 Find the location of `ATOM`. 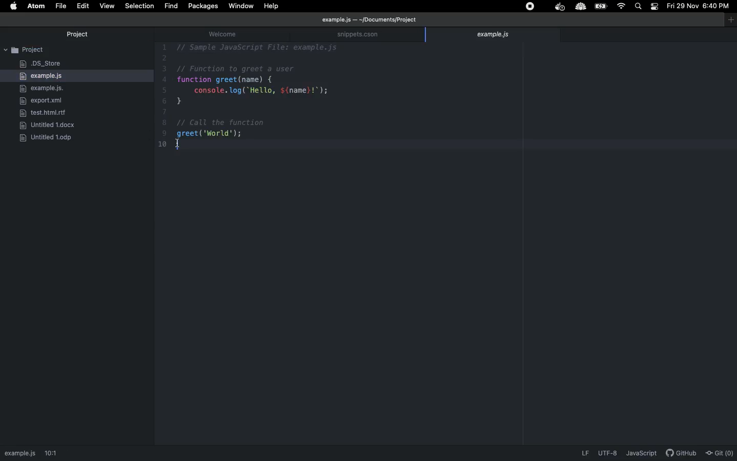

ATOM is located at coordinates (36, 6).